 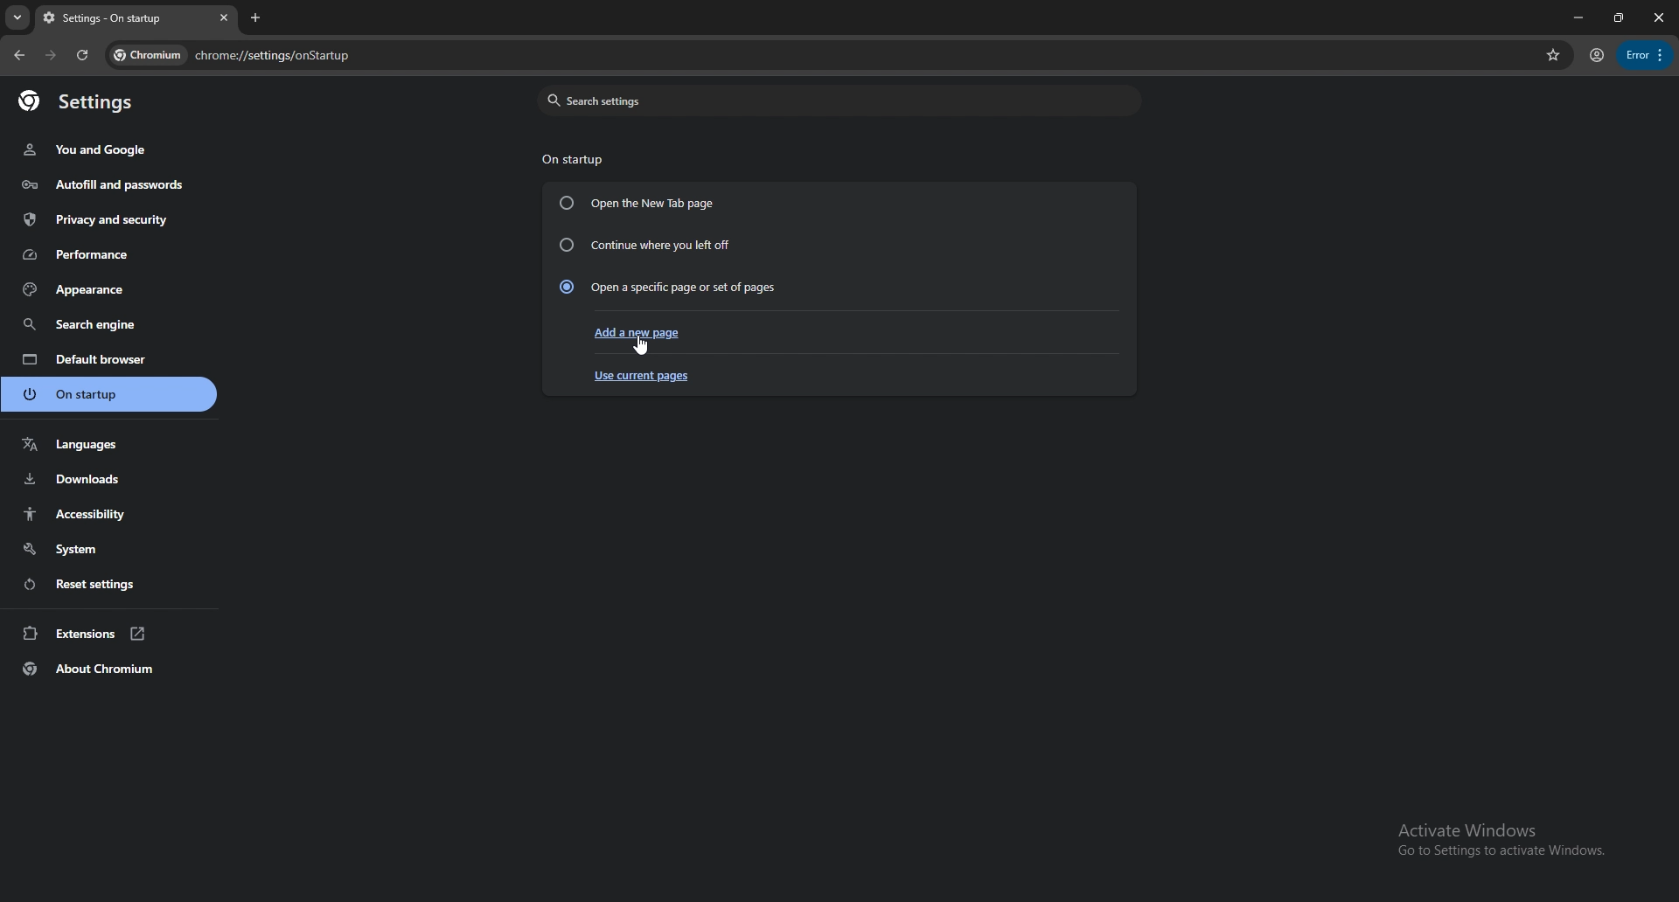 What do you see at coordinates (665, 286) in the screenshot?
I see `open a specific page or set of pages` at bounding box center [665, 286].